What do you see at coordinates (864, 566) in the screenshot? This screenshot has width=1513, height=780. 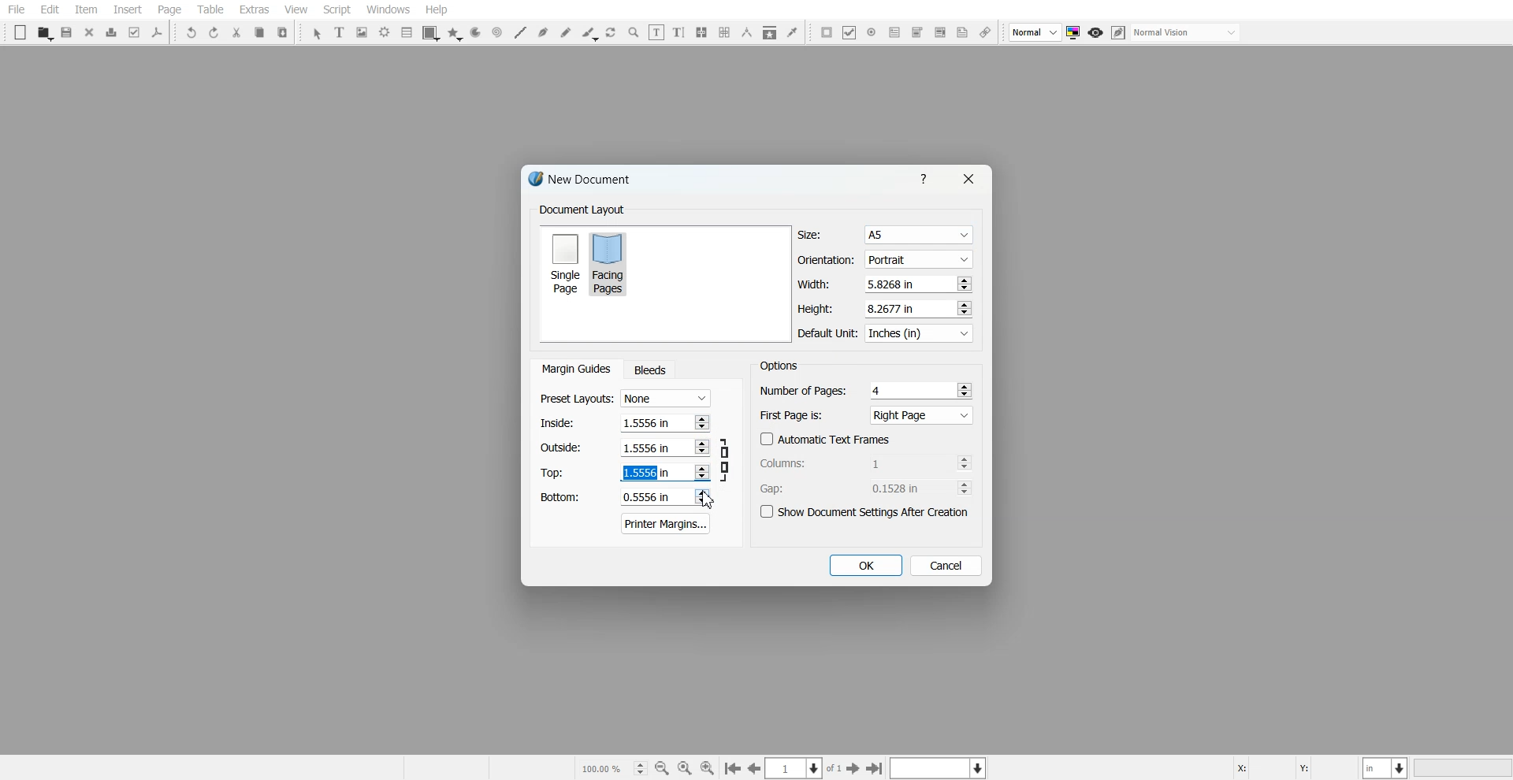 I see `OK` at bounding box center [864, 566].